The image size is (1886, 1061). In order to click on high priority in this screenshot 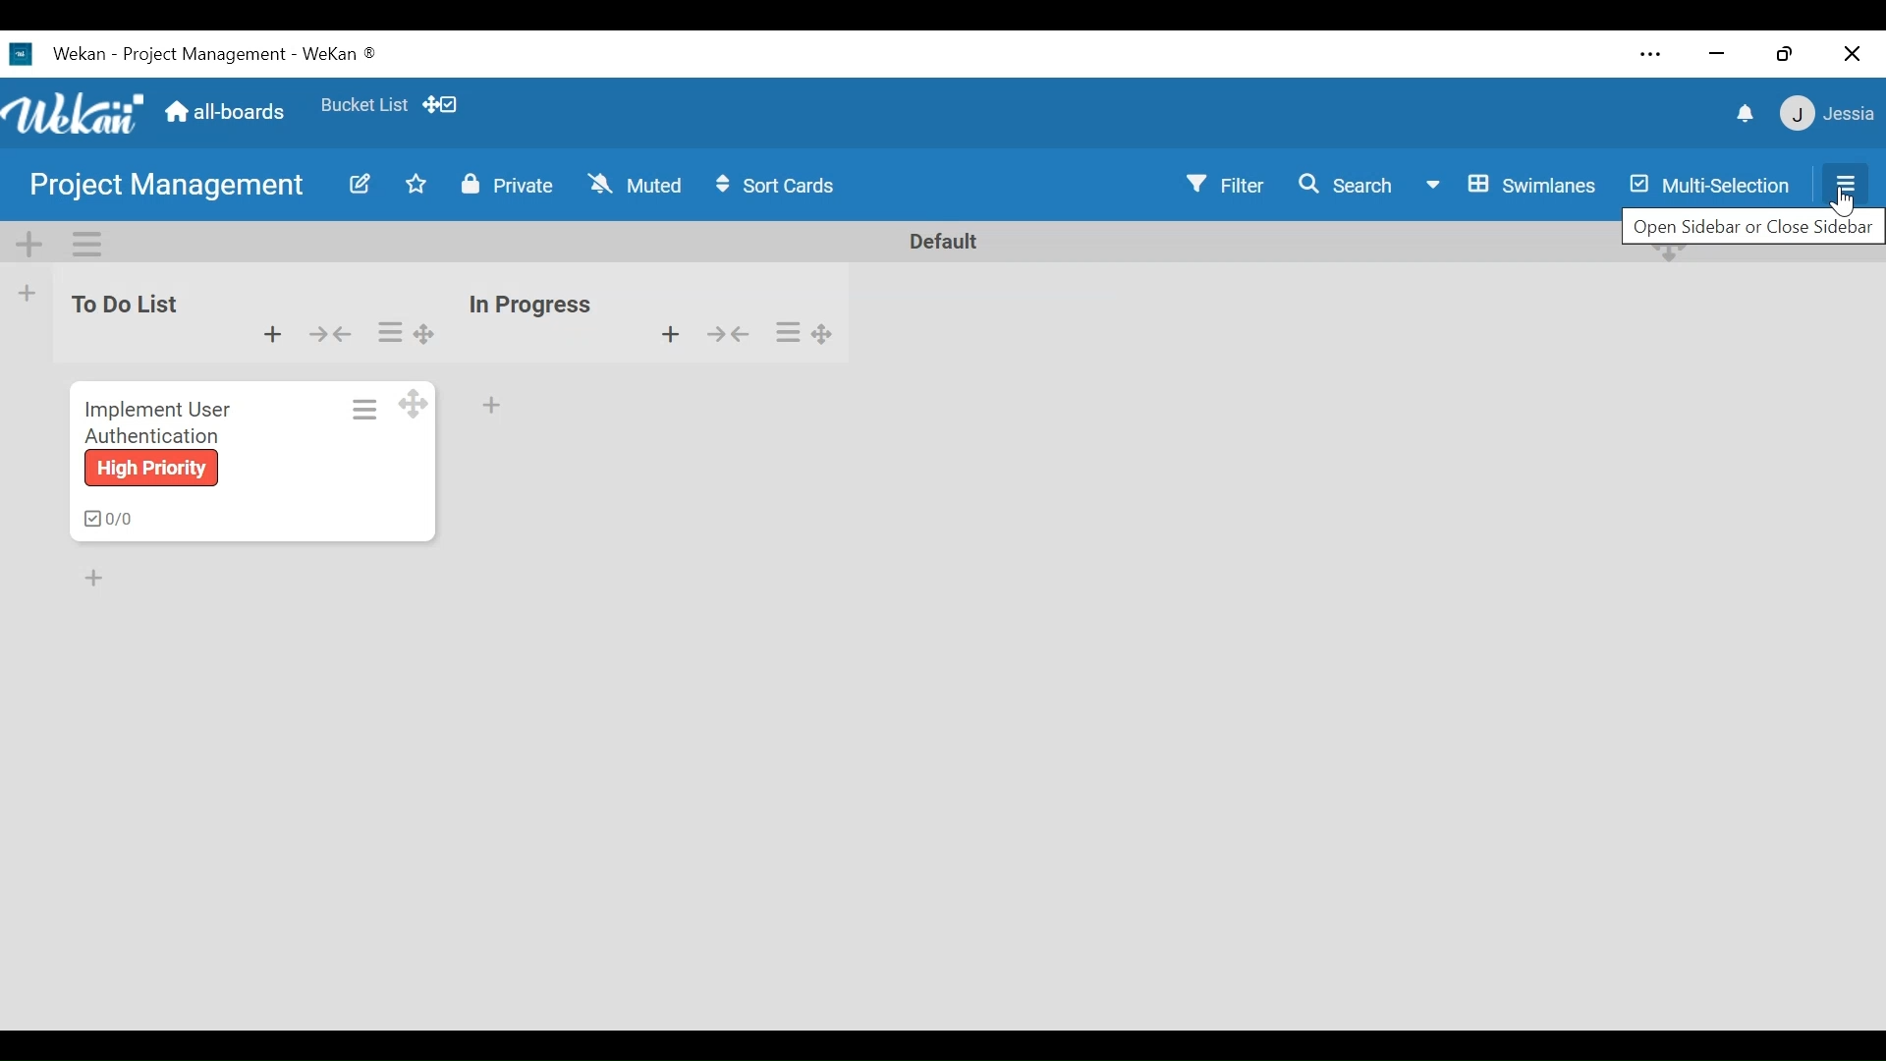, I will do `click(148, 469)`.